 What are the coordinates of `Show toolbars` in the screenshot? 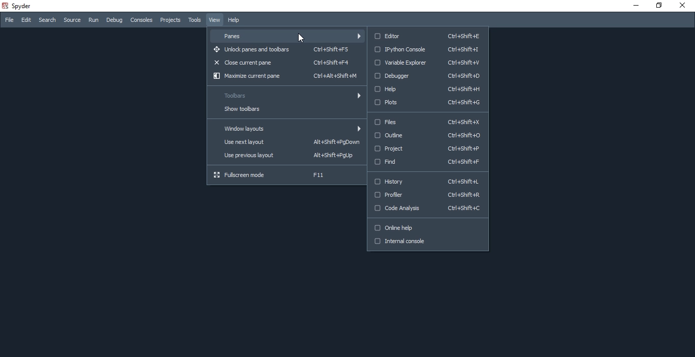 It's located at (285, 110).